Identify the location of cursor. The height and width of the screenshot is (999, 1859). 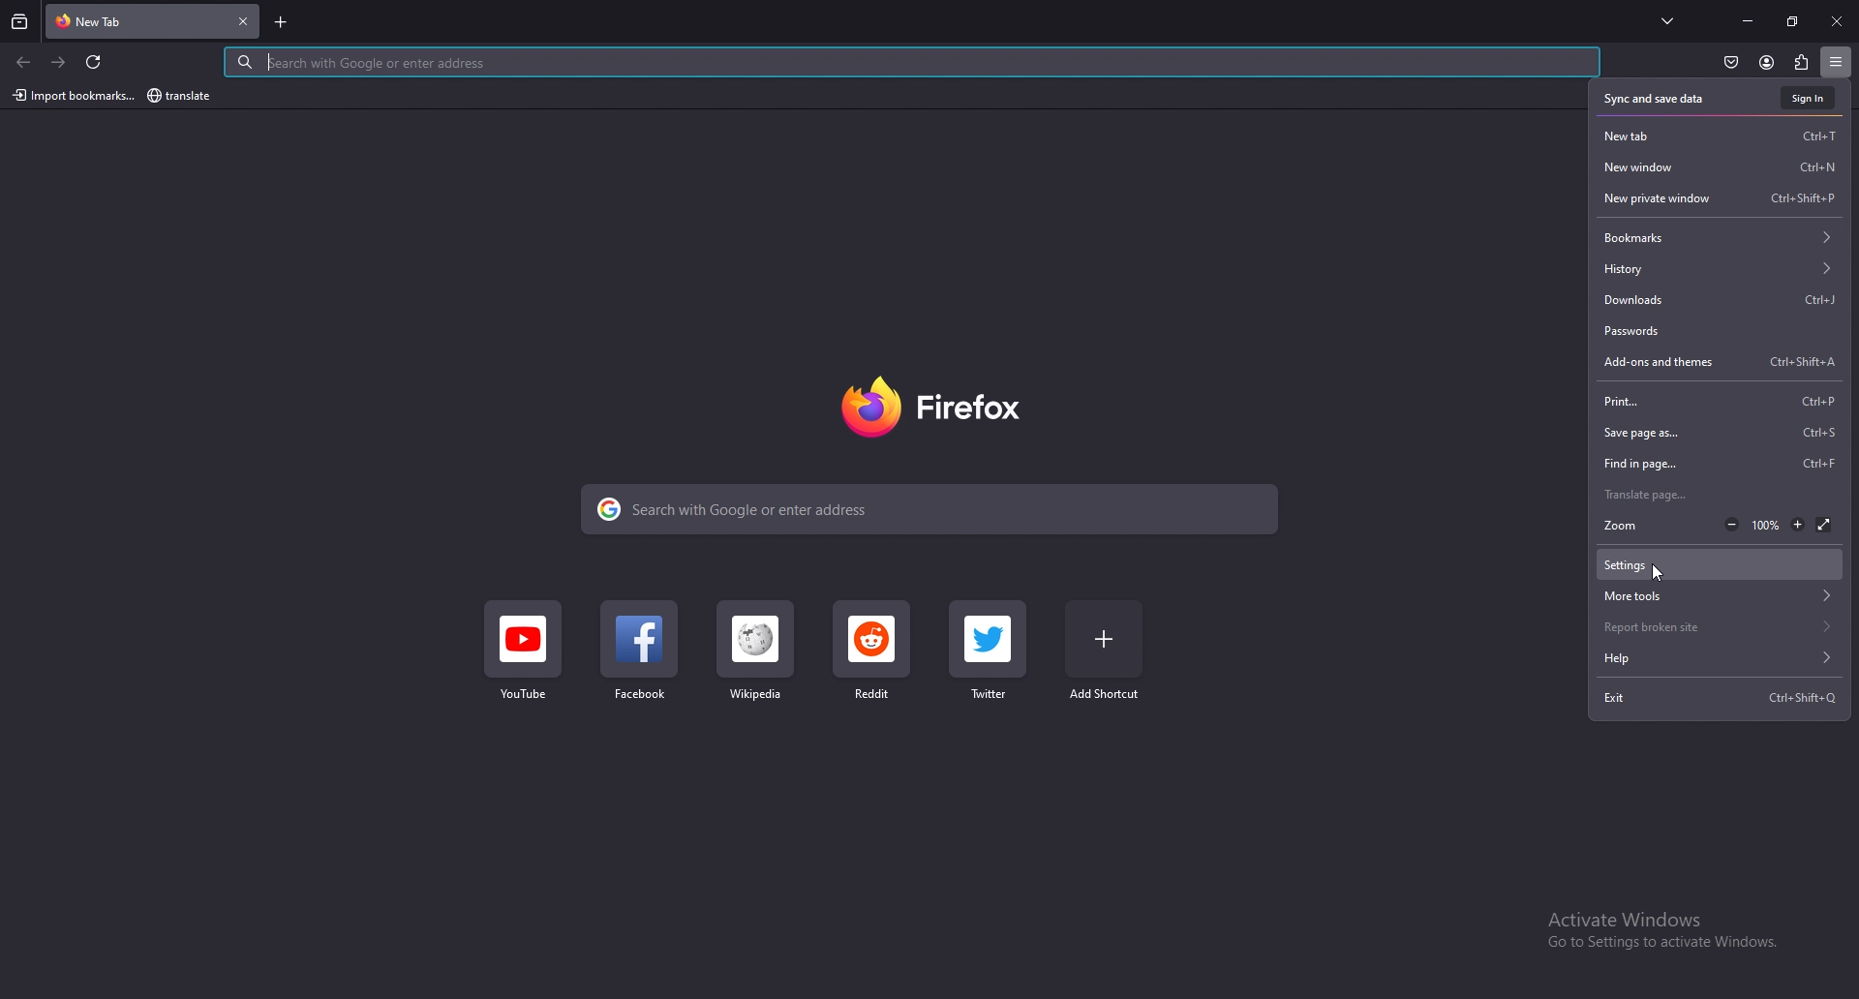
(1660, 574).